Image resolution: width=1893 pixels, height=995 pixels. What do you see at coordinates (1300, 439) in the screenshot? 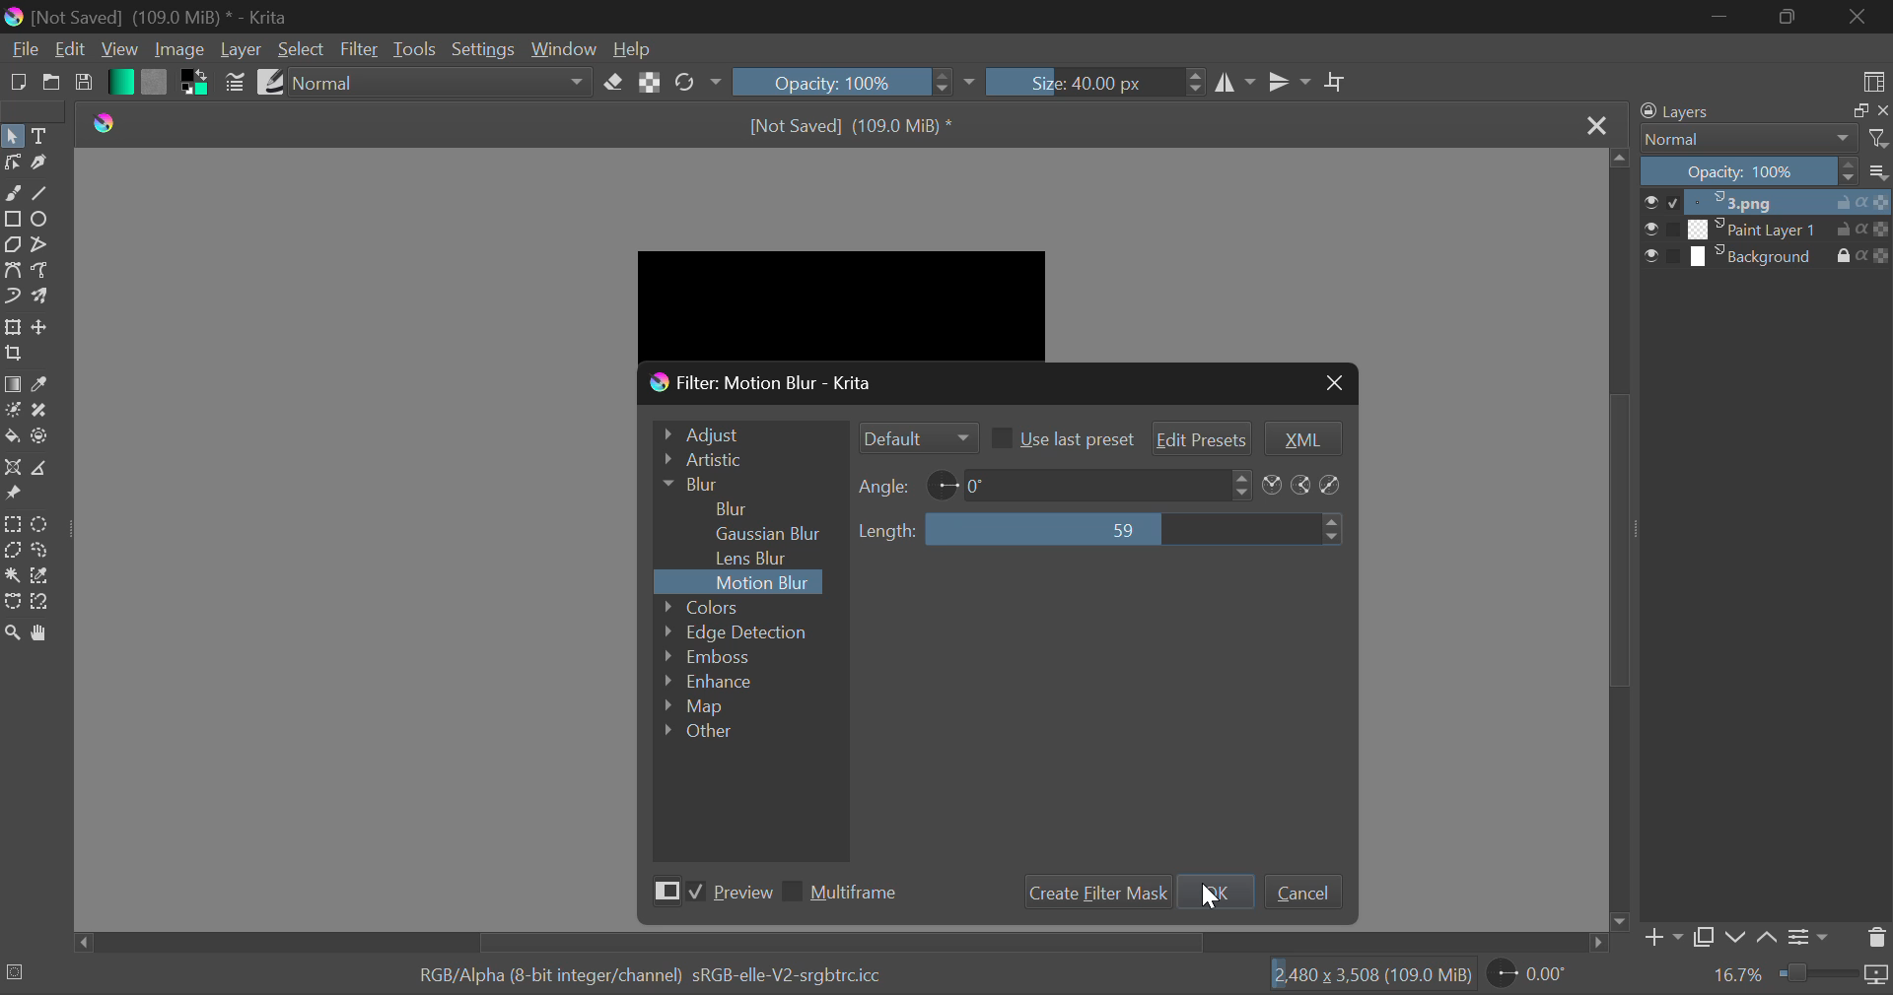
I see `XML` at bounding box center [1300, 439].